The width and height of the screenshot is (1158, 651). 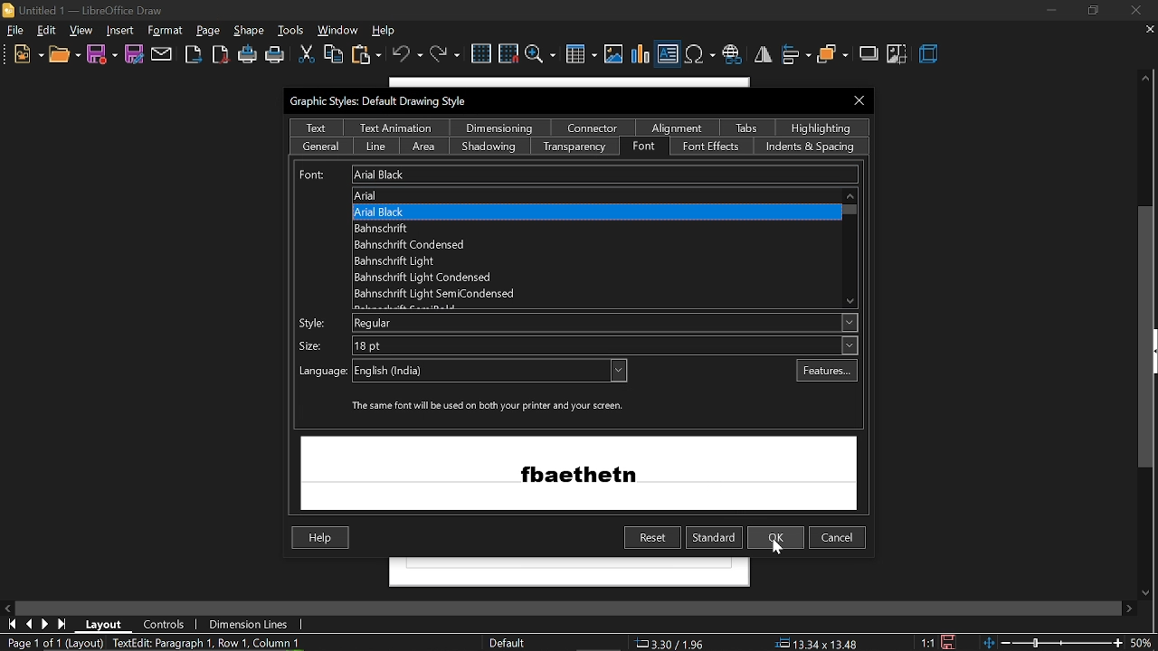 I want to click on paste, so click(x=365, y=56).